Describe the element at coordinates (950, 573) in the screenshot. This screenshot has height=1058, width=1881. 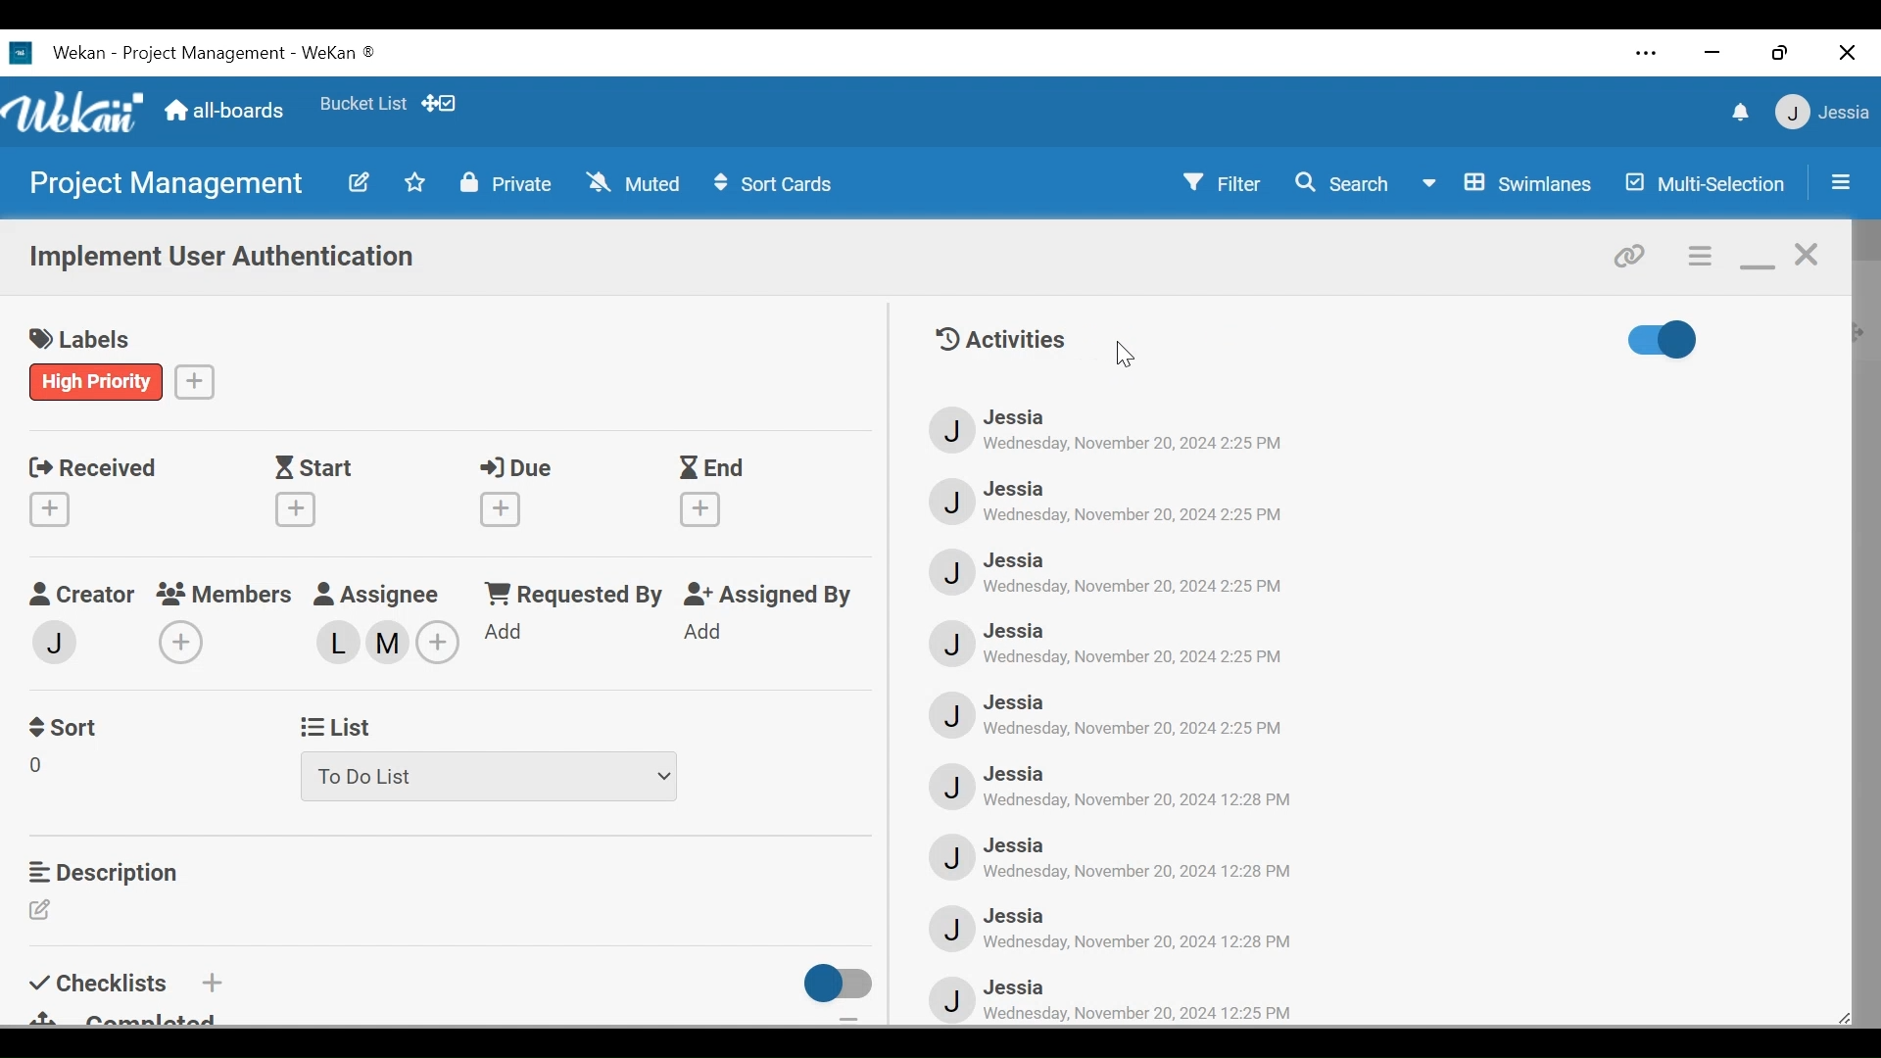
I see `Avatar` at that location.